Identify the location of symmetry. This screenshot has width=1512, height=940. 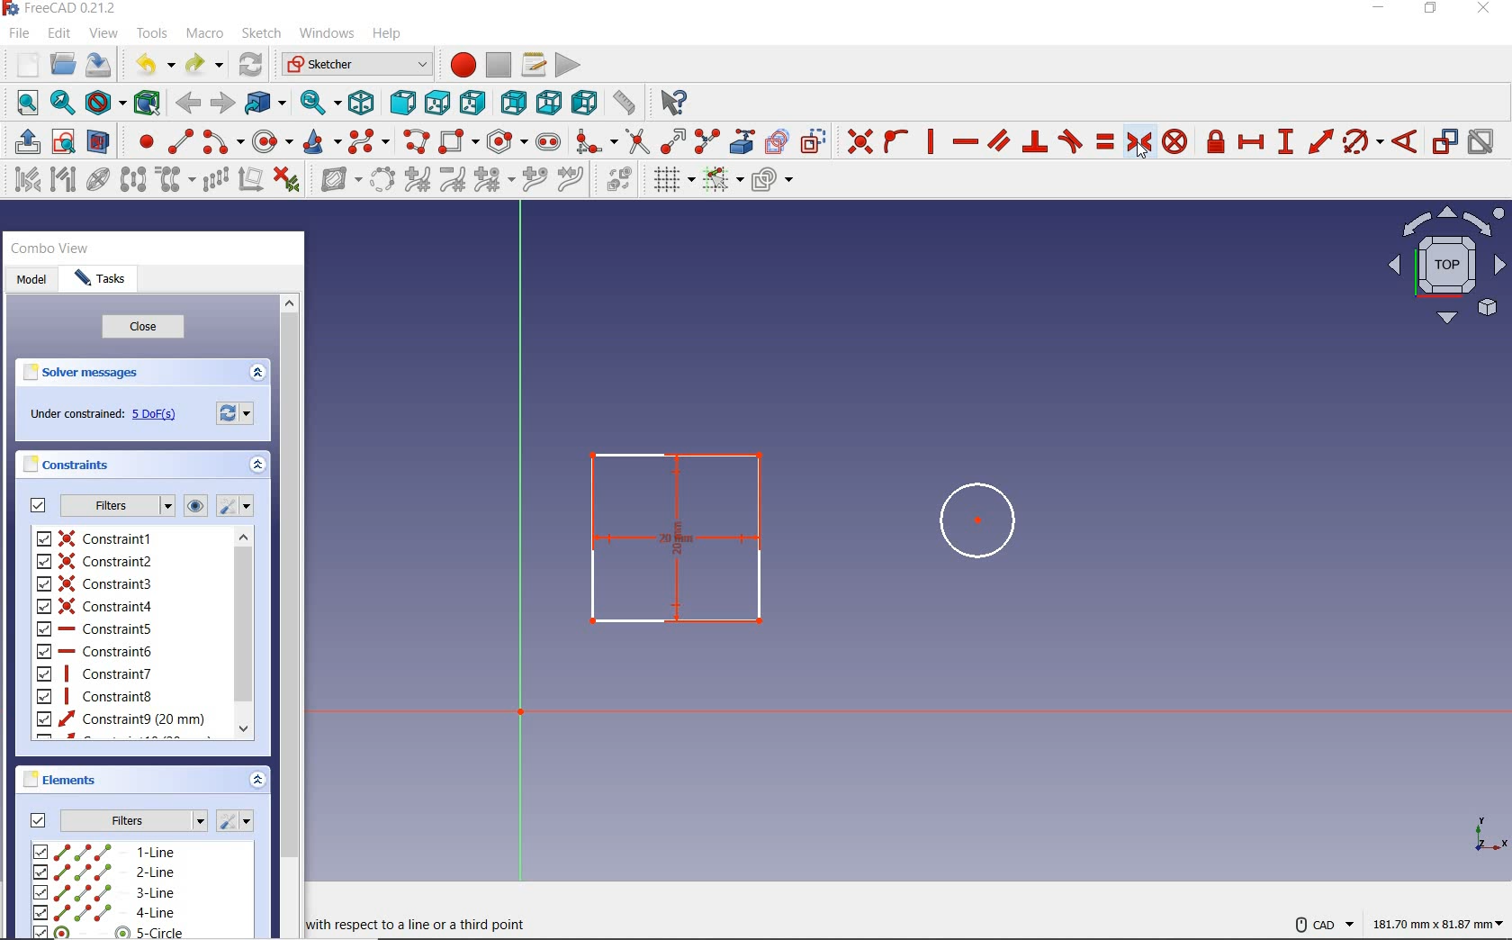
(134, 182).